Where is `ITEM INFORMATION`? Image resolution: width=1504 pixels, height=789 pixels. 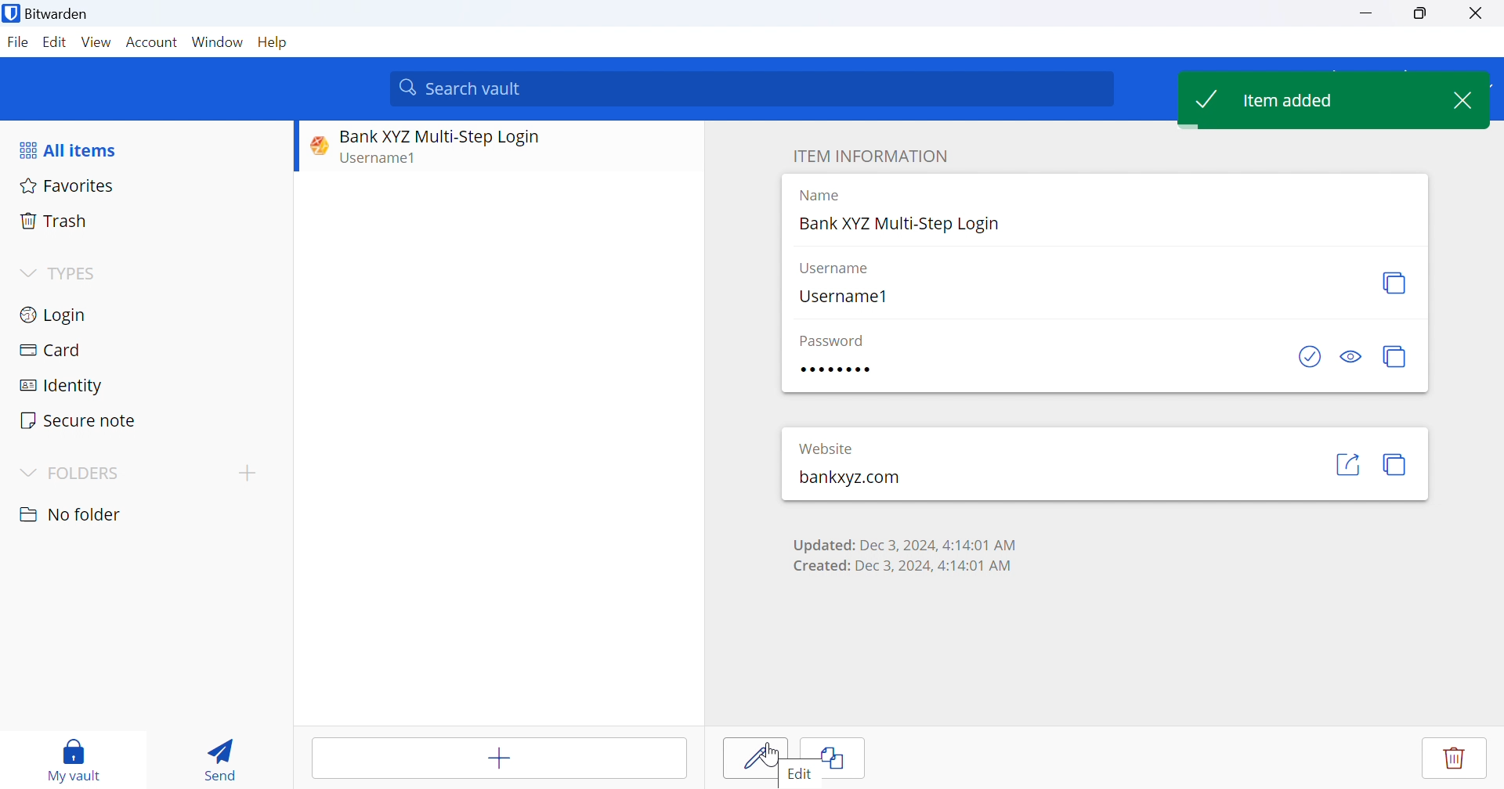
ITEM INFORMATION is located at coordinates (870, 154).